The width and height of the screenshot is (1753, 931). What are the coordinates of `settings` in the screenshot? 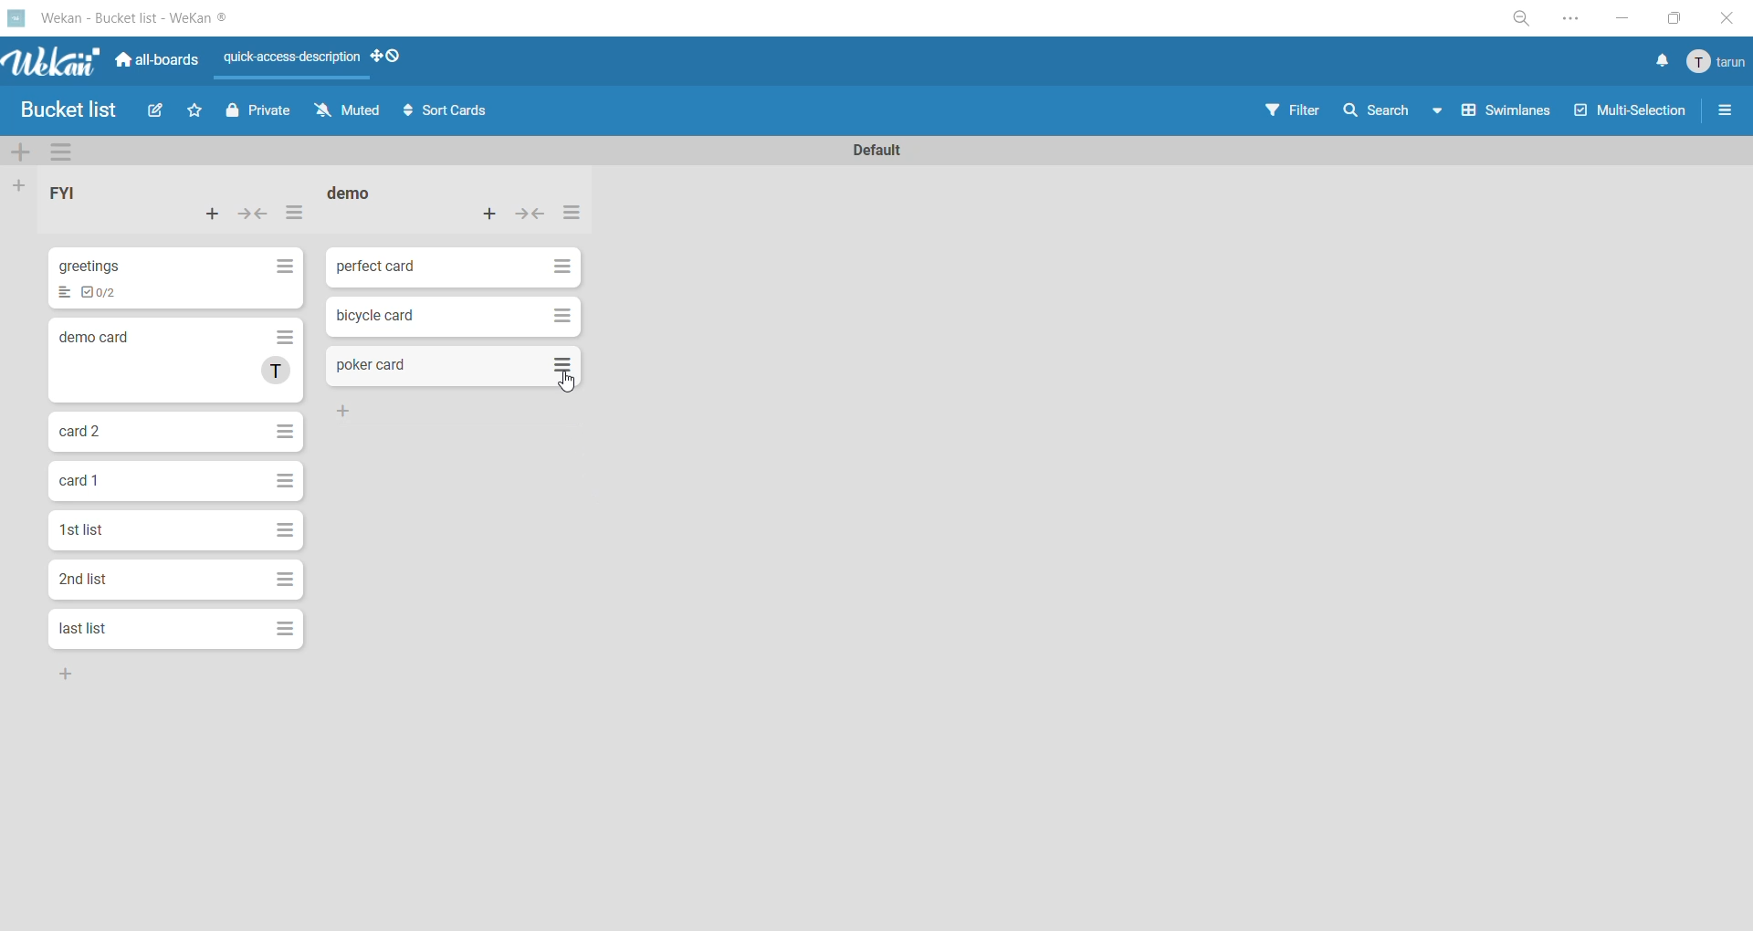 It's located at (1570, 19).